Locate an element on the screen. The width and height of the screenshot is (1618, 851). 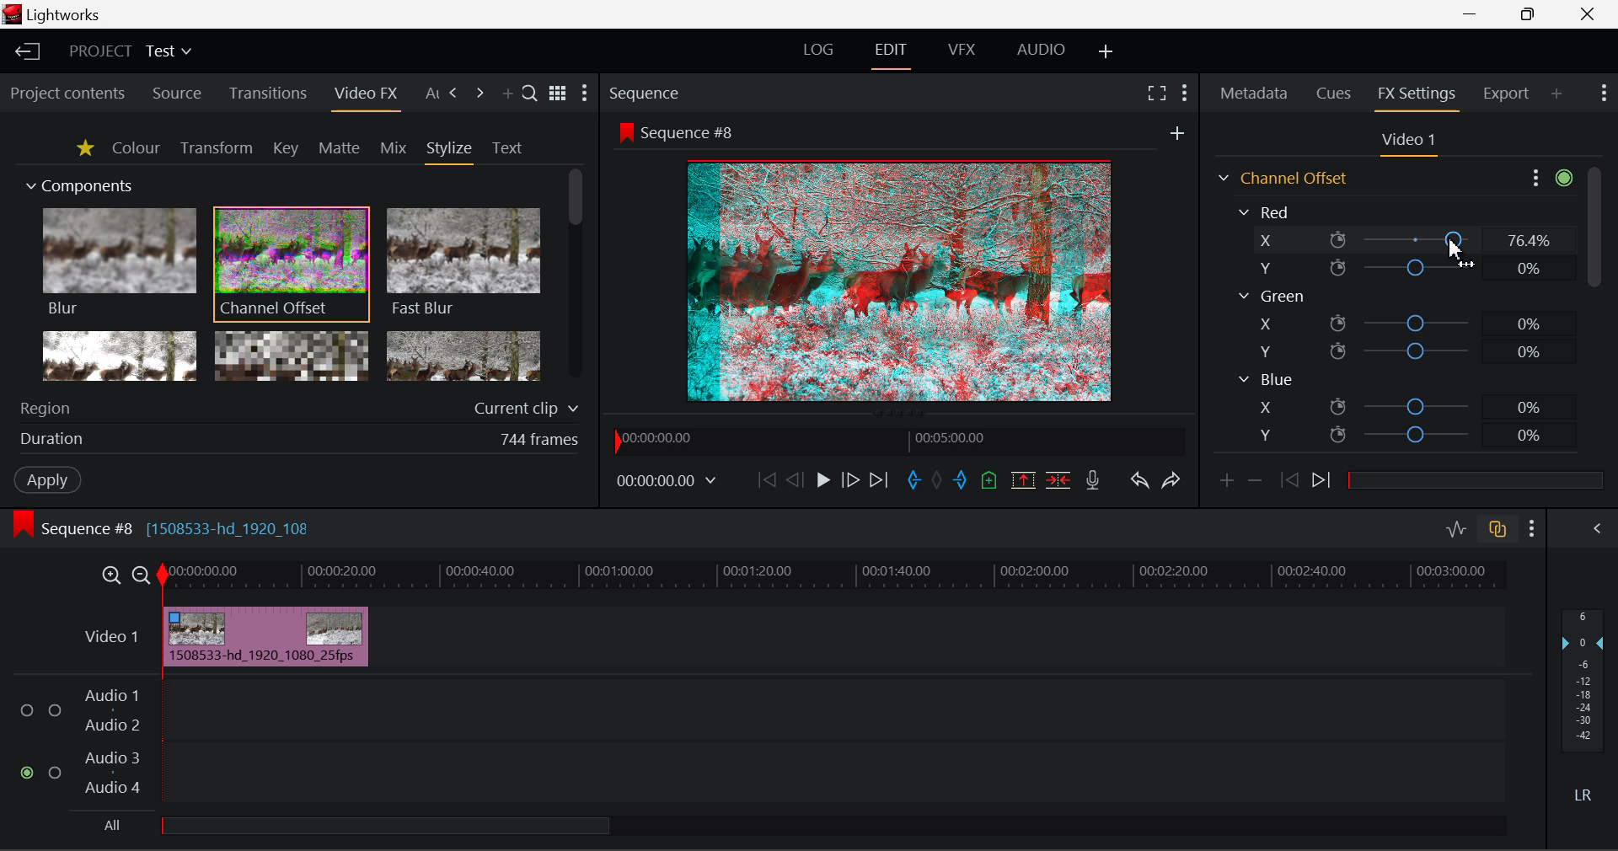
VFX Layout is located at coordinates (962, 54).